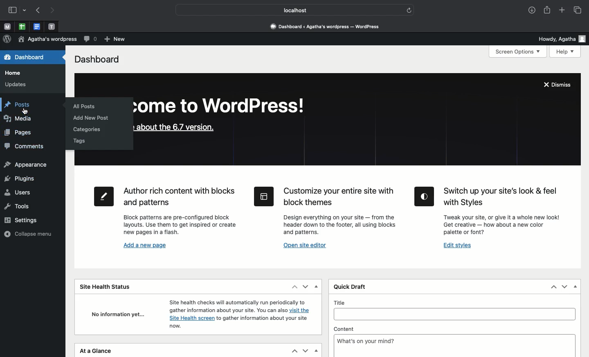 The image size is (589, 357). I want to click on Author rich content with blocks and patterns Block patterns are pre-configured block layouts. Use them to get inspired or create new pages in a flash., so click(164, 211).